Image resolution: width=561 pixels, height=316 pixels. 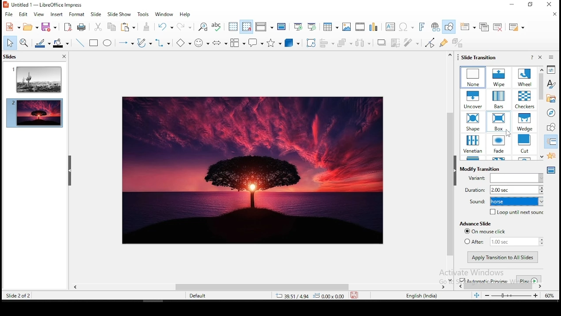 What do you see at coordinates (64, 56) in the screenshot?
I see `close` at bounding box center [64, 56].